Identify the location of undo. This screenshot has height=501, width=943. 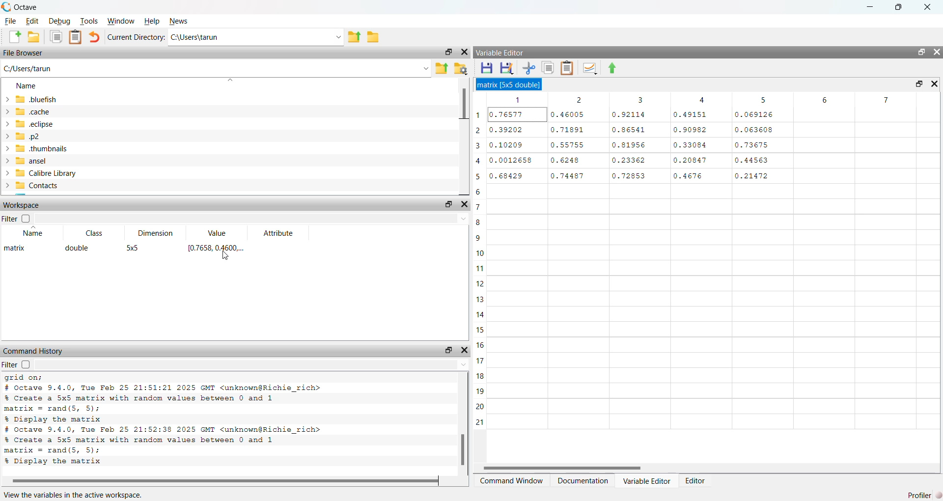
(94, 36).